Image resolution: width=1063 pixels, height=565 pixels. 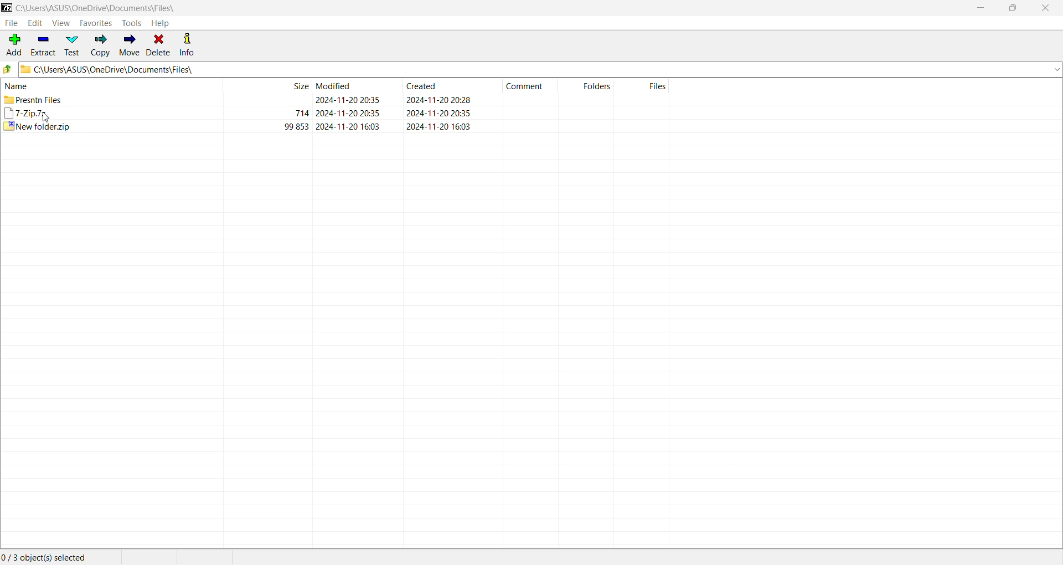 I want to click on 7-Zip 7, so click(x=27, y=112).